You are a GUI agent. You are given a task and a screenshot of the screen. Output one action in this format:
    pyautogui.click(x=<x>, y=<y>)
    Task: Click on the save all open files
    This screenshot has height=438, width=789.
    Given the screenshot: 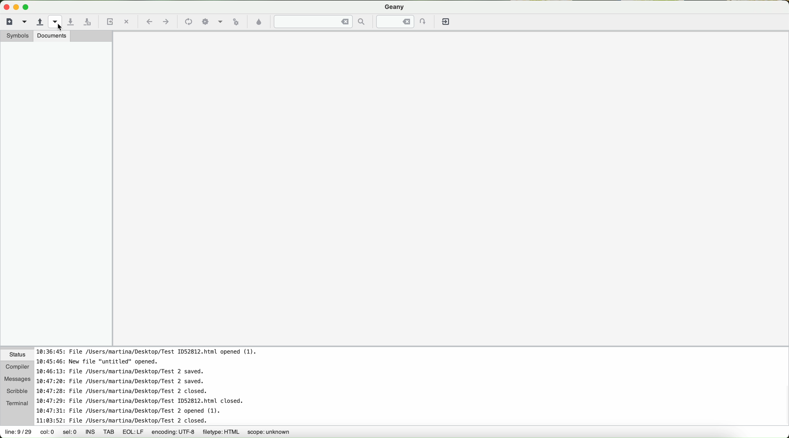 What is the action you would take?
    pyautogui.click(x=87, y=23)
    